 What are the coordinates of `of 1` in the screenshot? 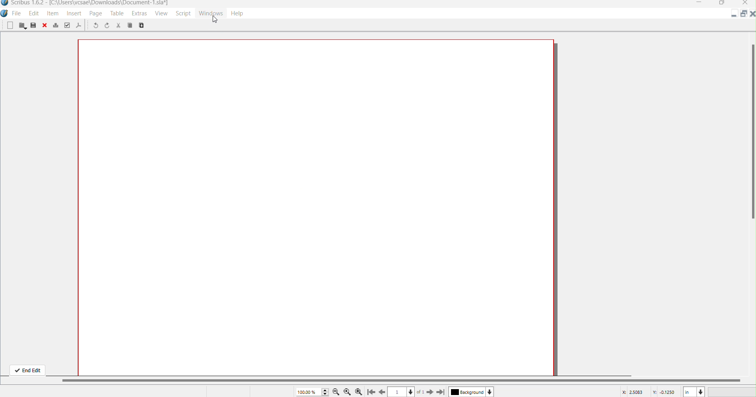 It's located at (421, 392).